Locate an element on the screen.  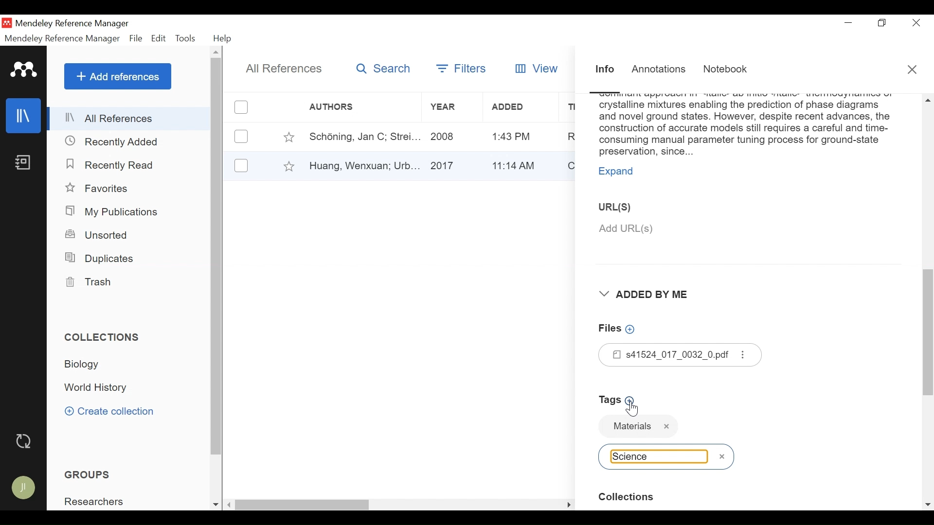
Scroll Right is located at coordinates (569, 505).